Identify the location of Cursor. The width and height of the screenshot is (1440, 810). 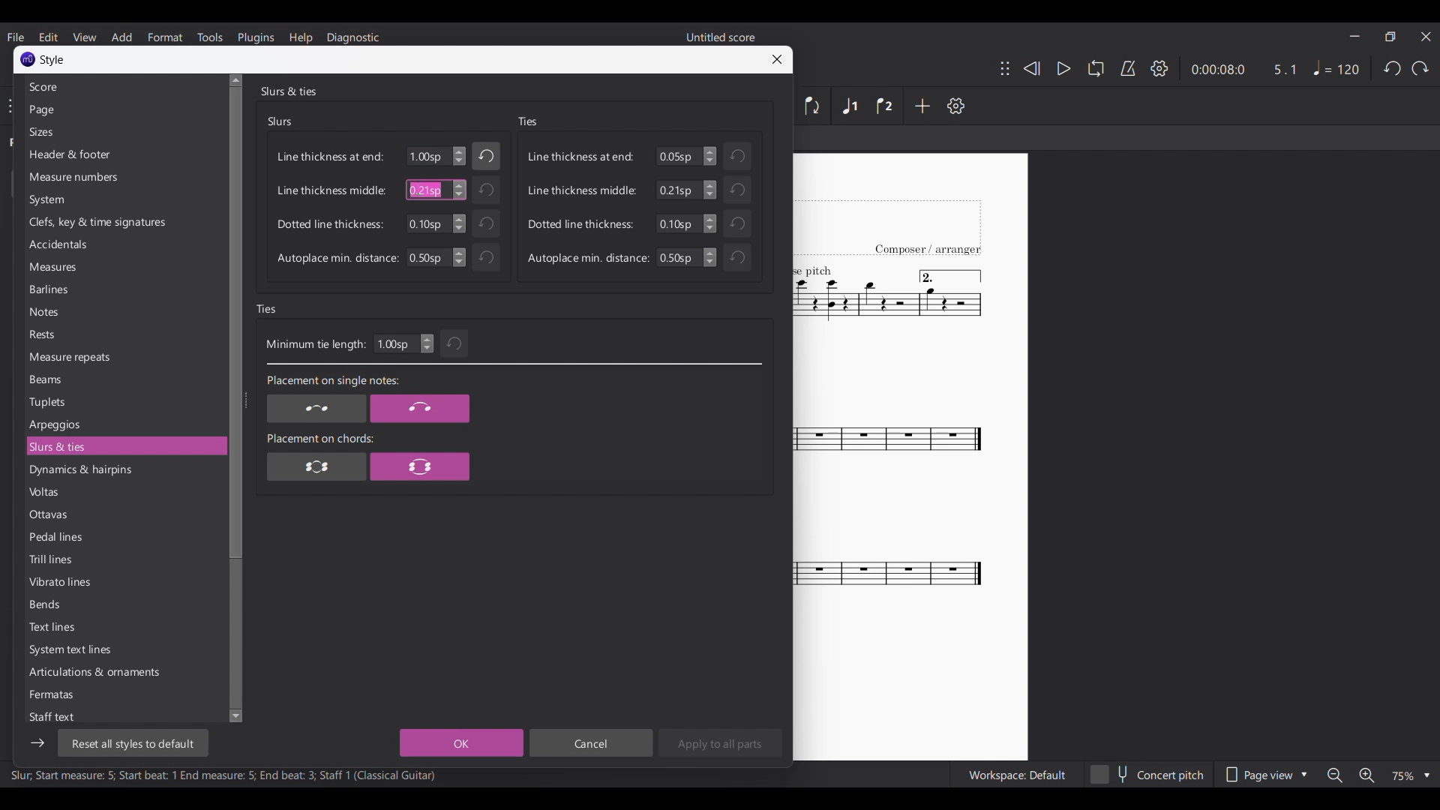
(419, 189).